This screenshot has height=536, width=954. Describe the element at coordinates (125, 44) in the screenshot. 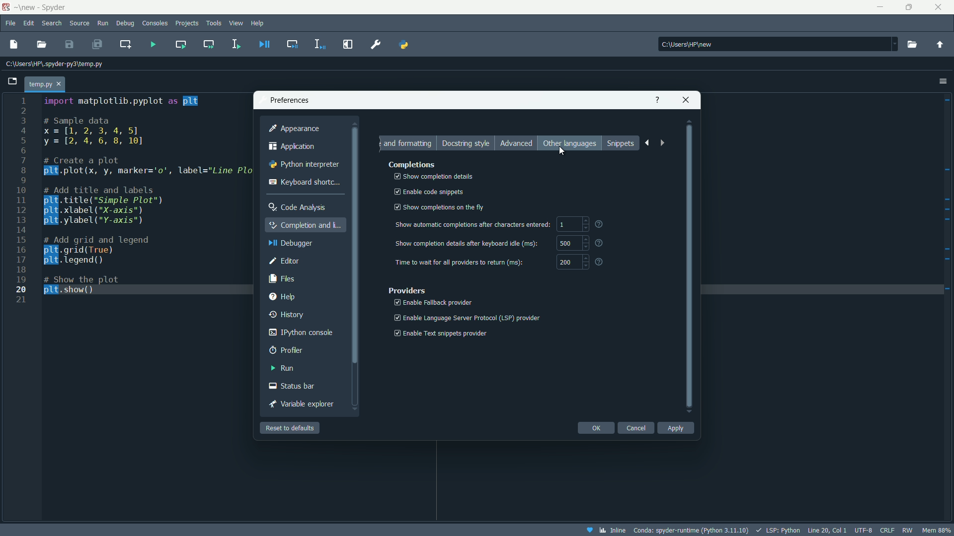

I see `add cell to current line` at that location.